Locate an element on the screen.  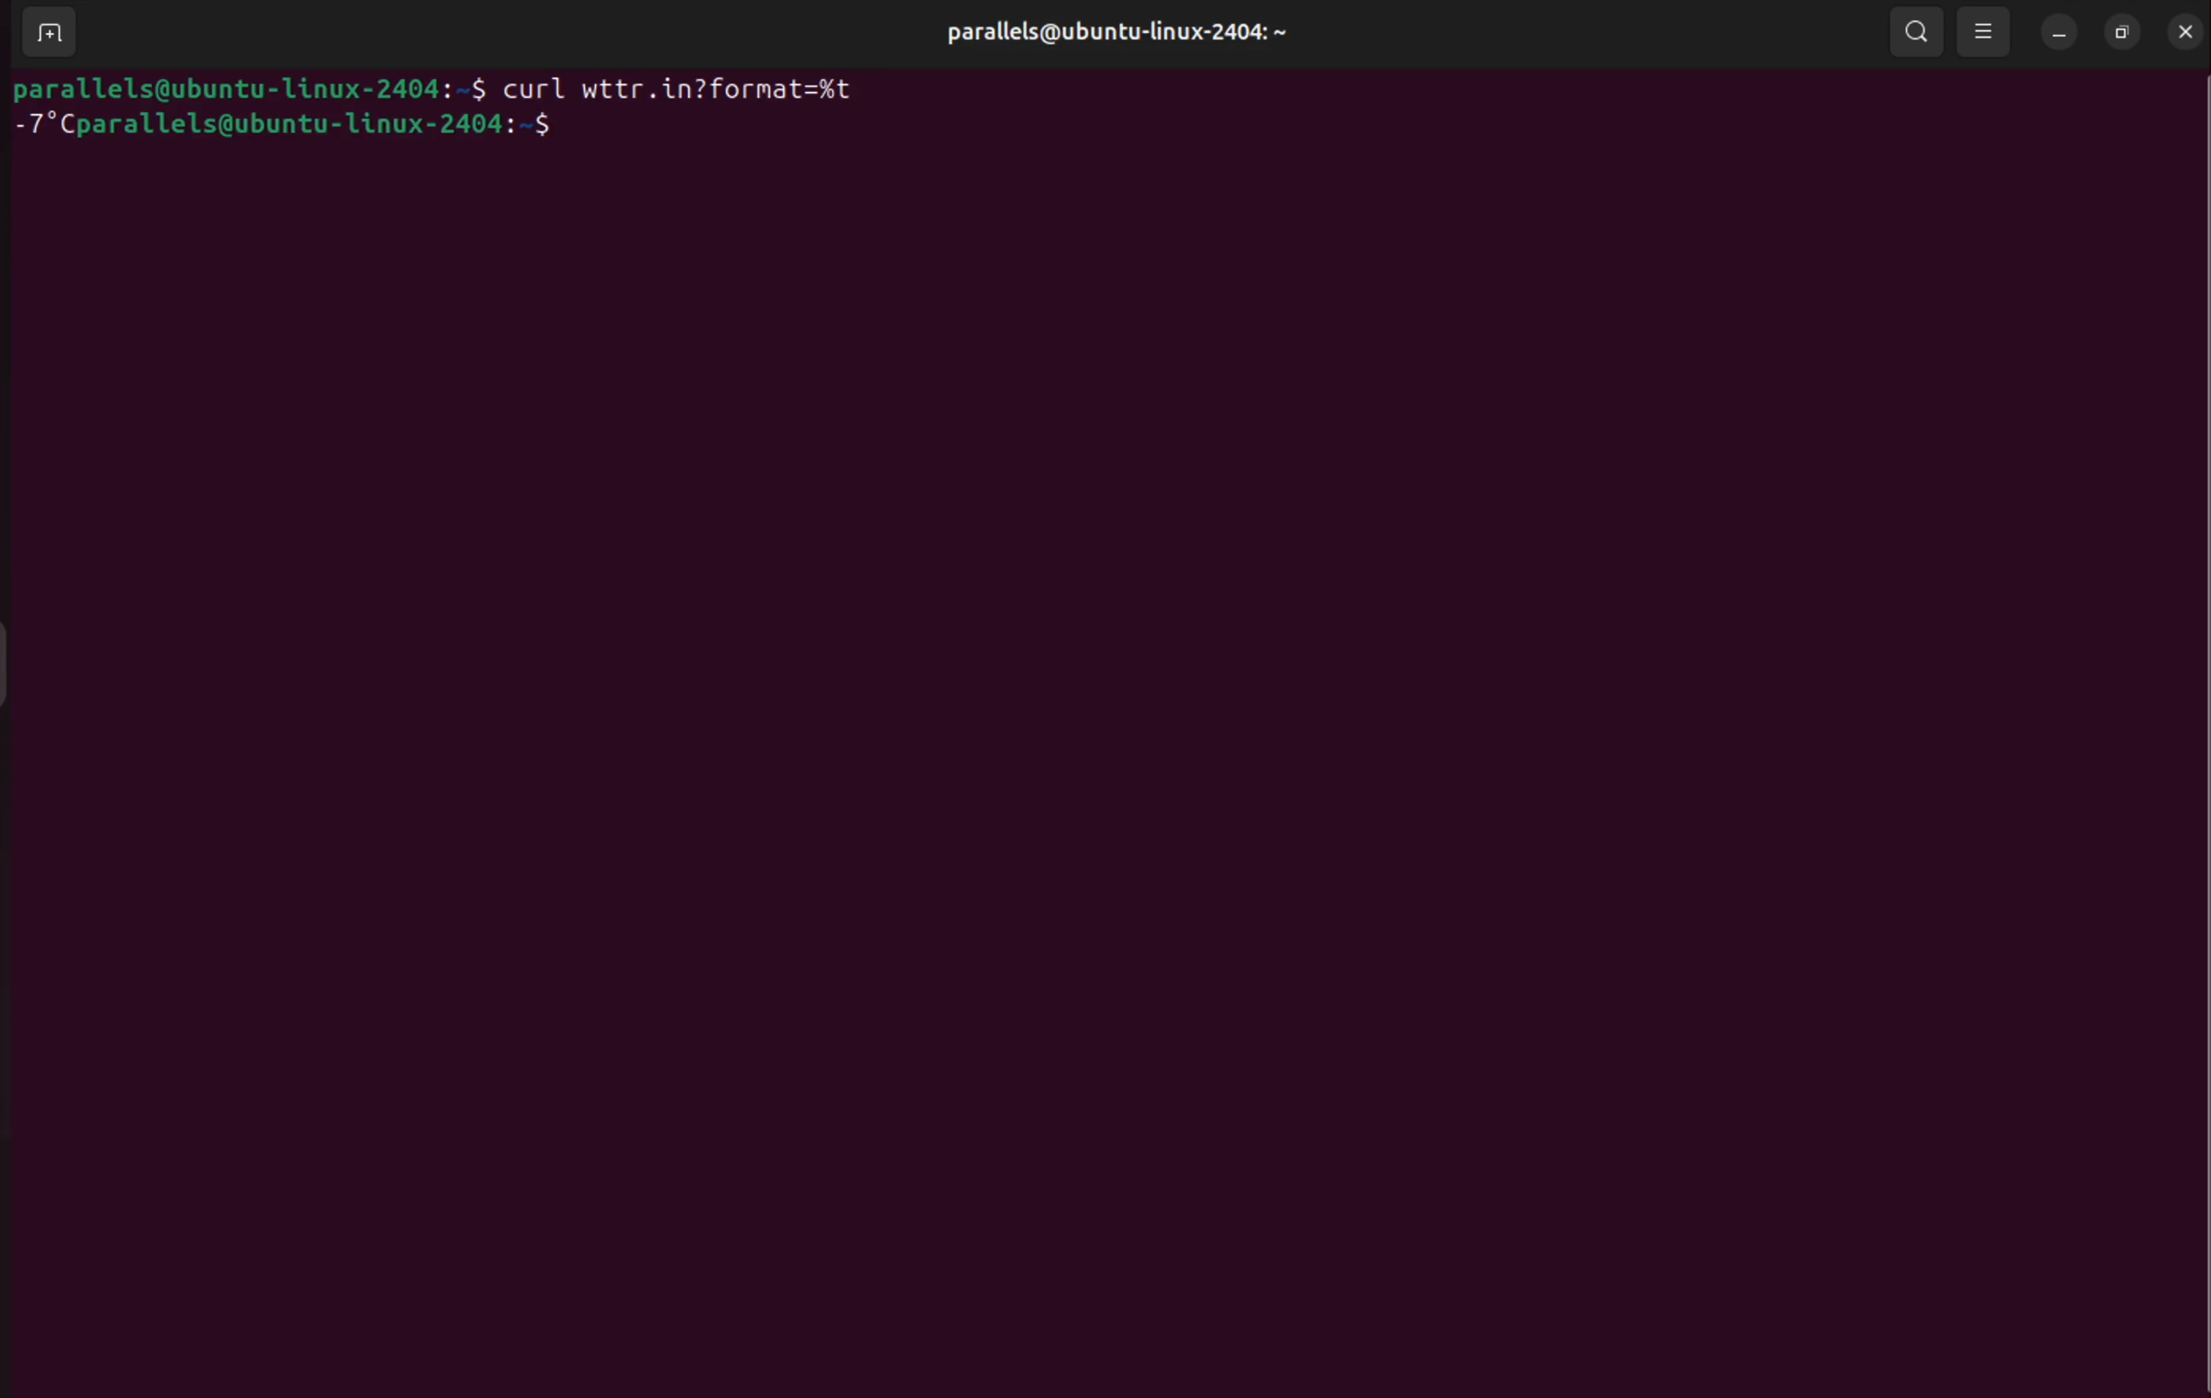
-7 degree celceius is located at coordinates (40, 122).